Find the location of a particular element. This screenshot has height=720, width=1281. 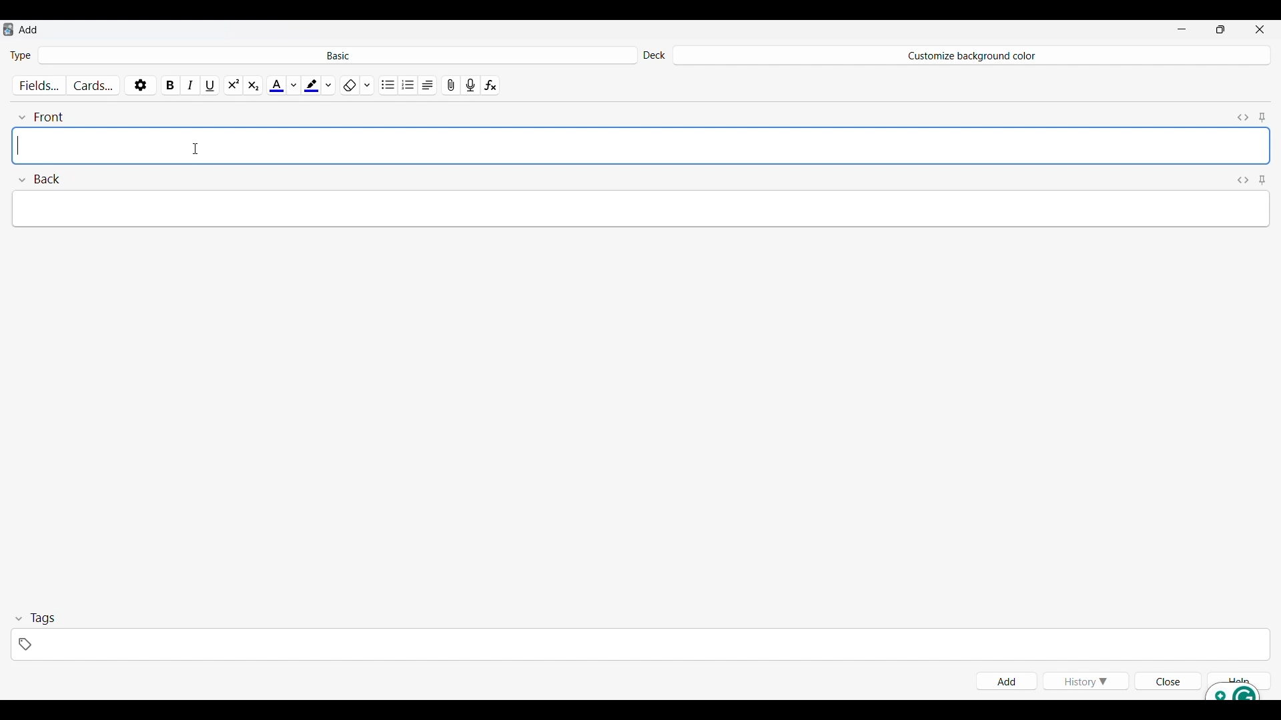

Selected text color is located at coordinates (276, 83).